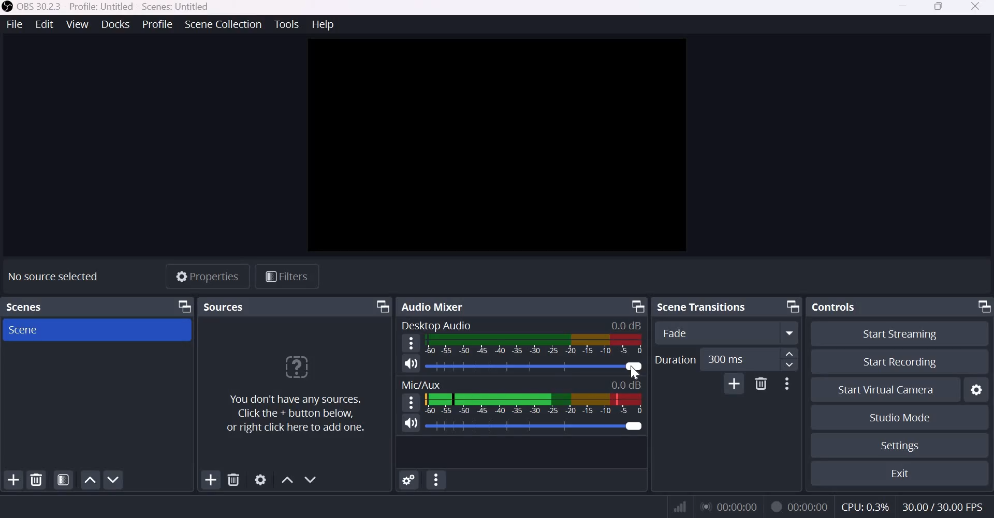 Image resolution: width=994 pixels, height=518 pixels. Describe the element at coordinates (36, 480) in the screenshot. I see `Remove selected scene` at that location.